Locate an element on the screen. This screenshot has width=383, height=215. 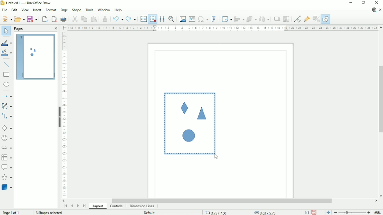
Help is located at coordinates (118, 10).